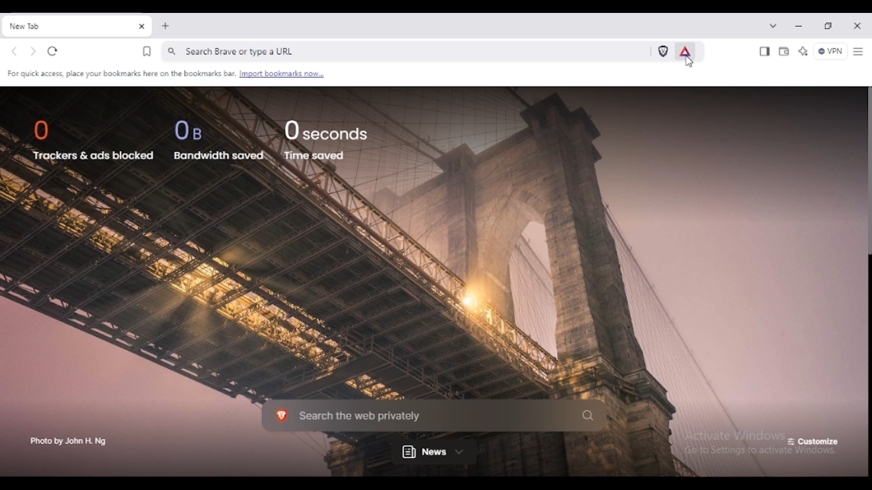 Image resolution: width=872 pixels, height=490 pixels. Describe the element at coordinates (434, 452) in the screenshot. I see `news` at that location.